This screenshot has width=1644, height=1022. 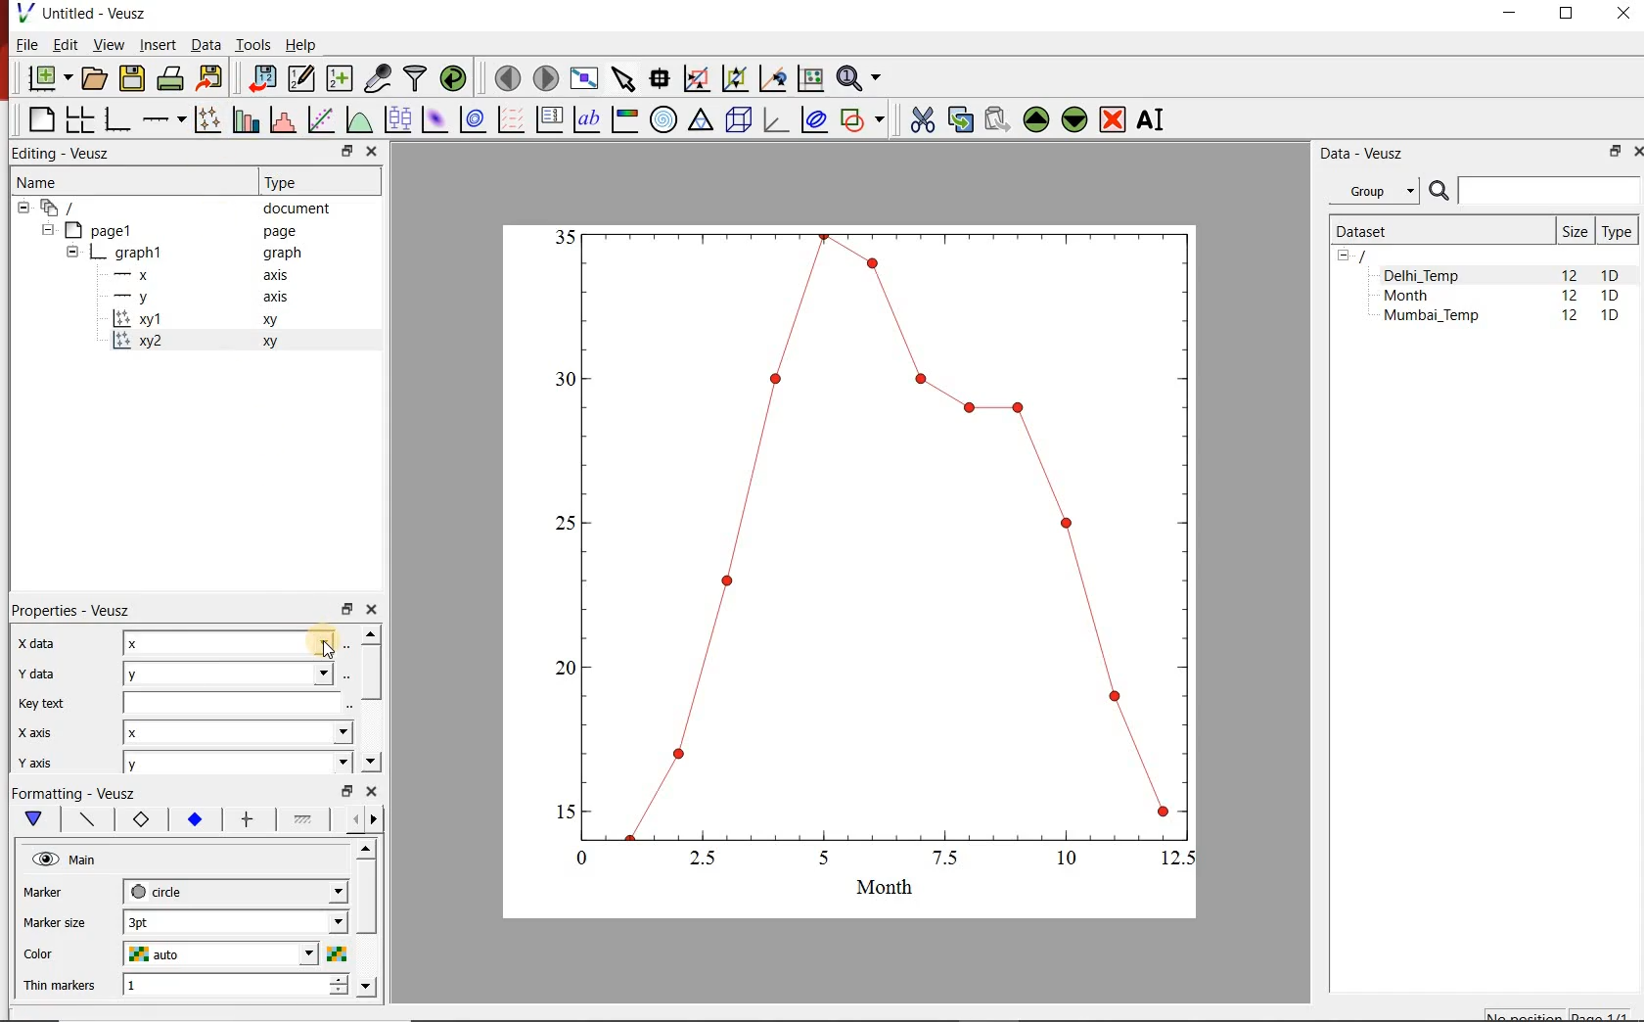 I want to click on add a shape to the plot, so click(x=862, y=121).